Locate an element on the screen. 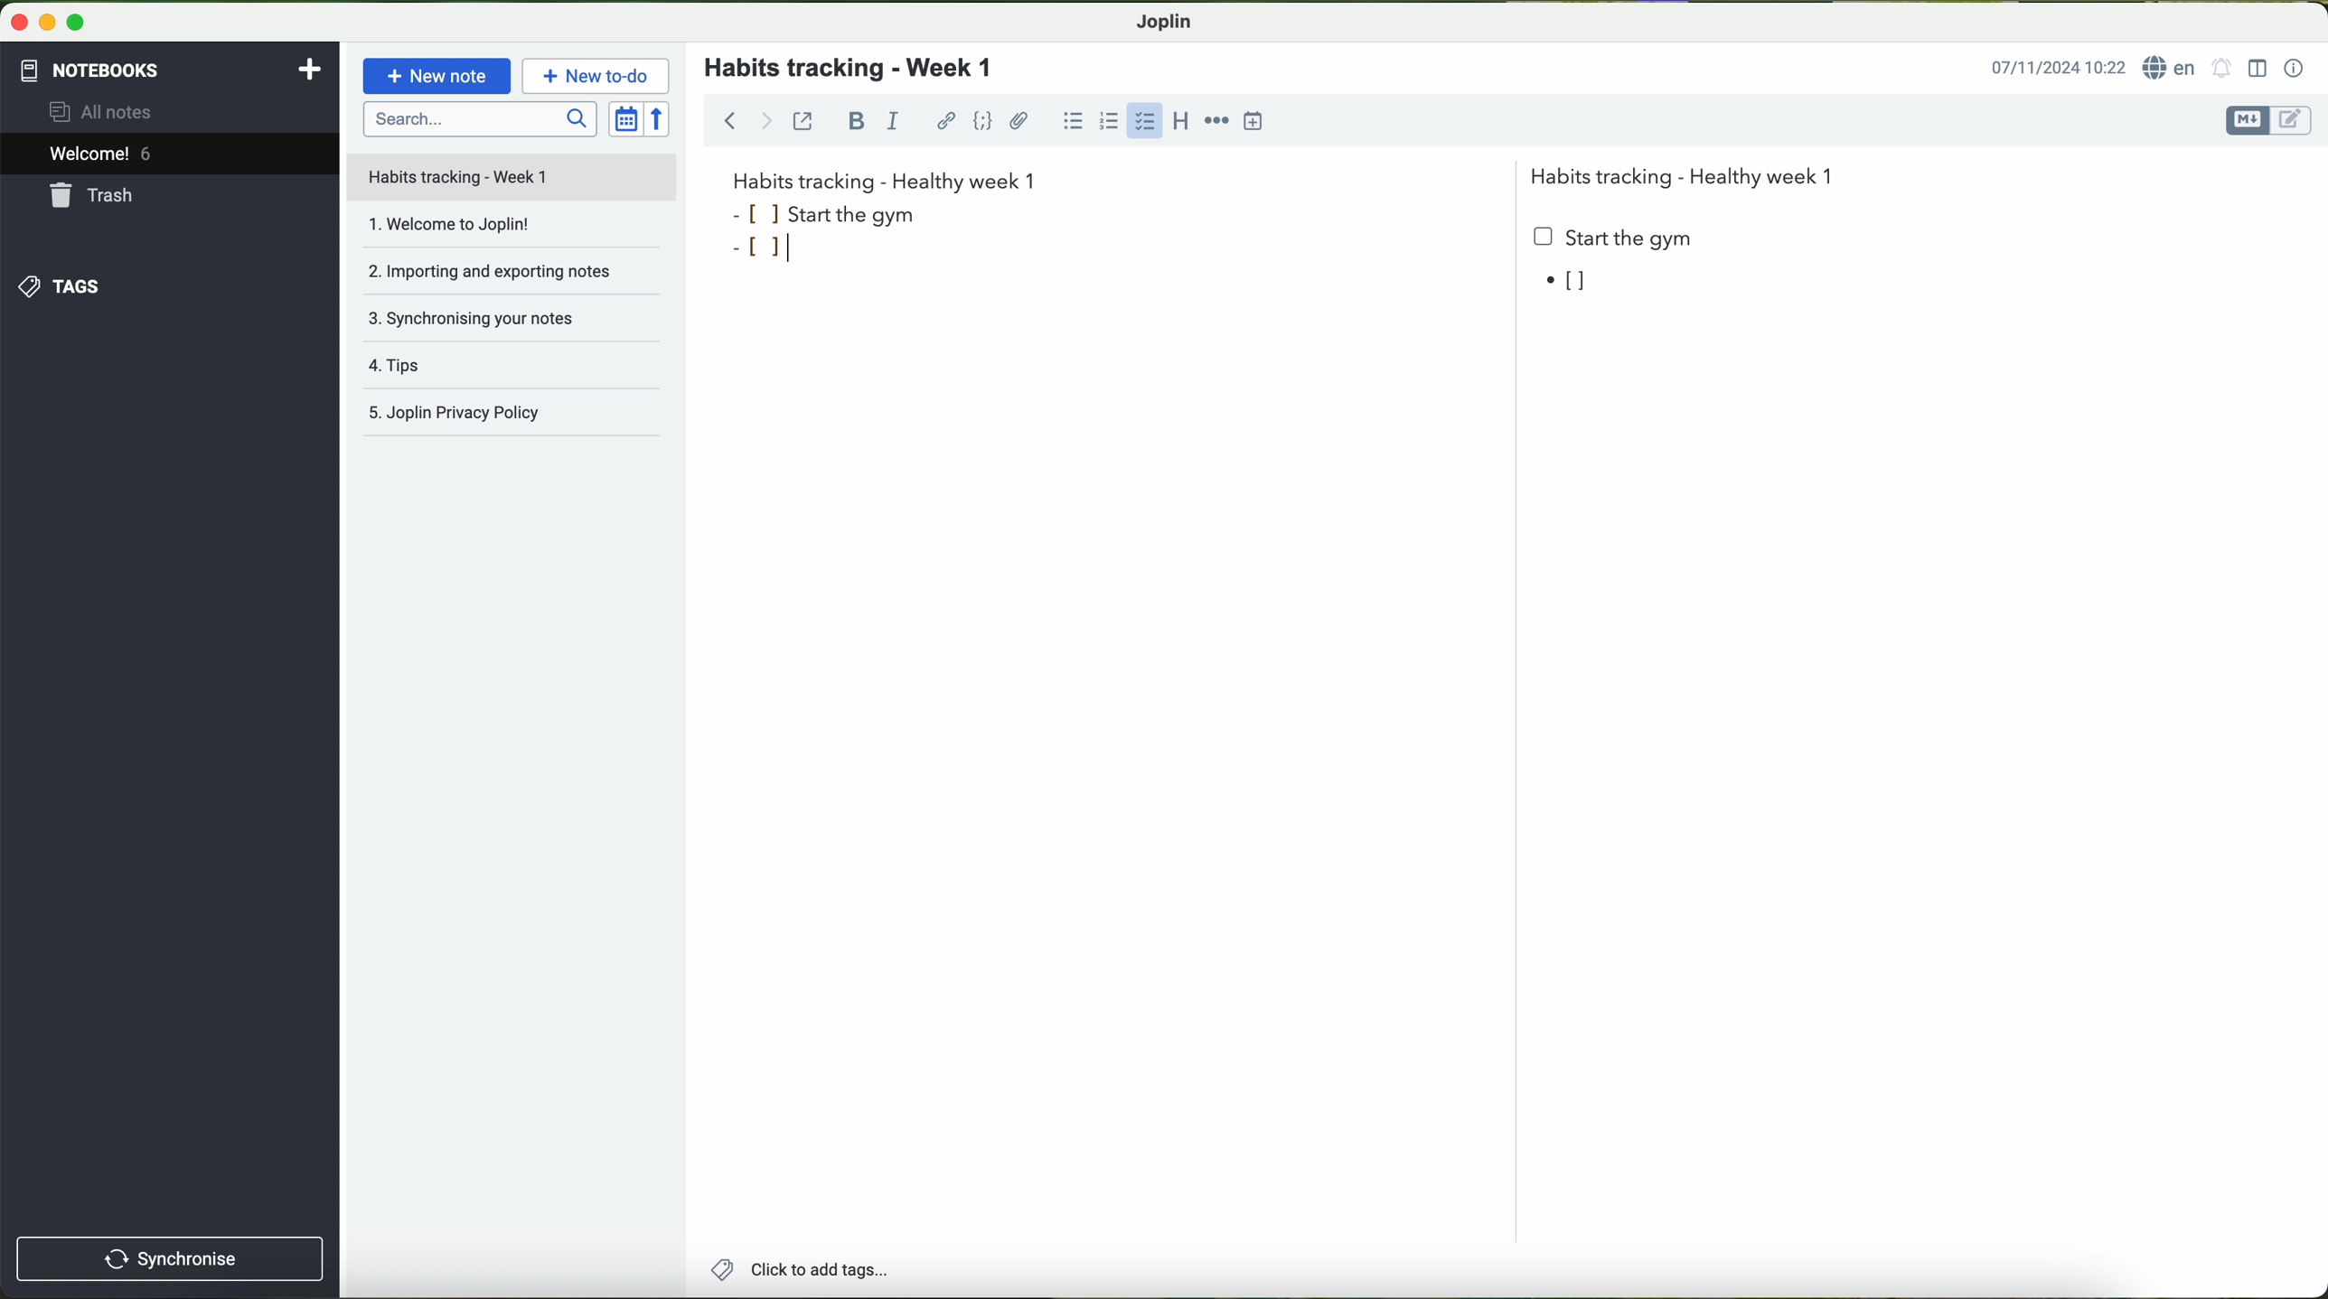  trash is located at coordinates (95, 195).